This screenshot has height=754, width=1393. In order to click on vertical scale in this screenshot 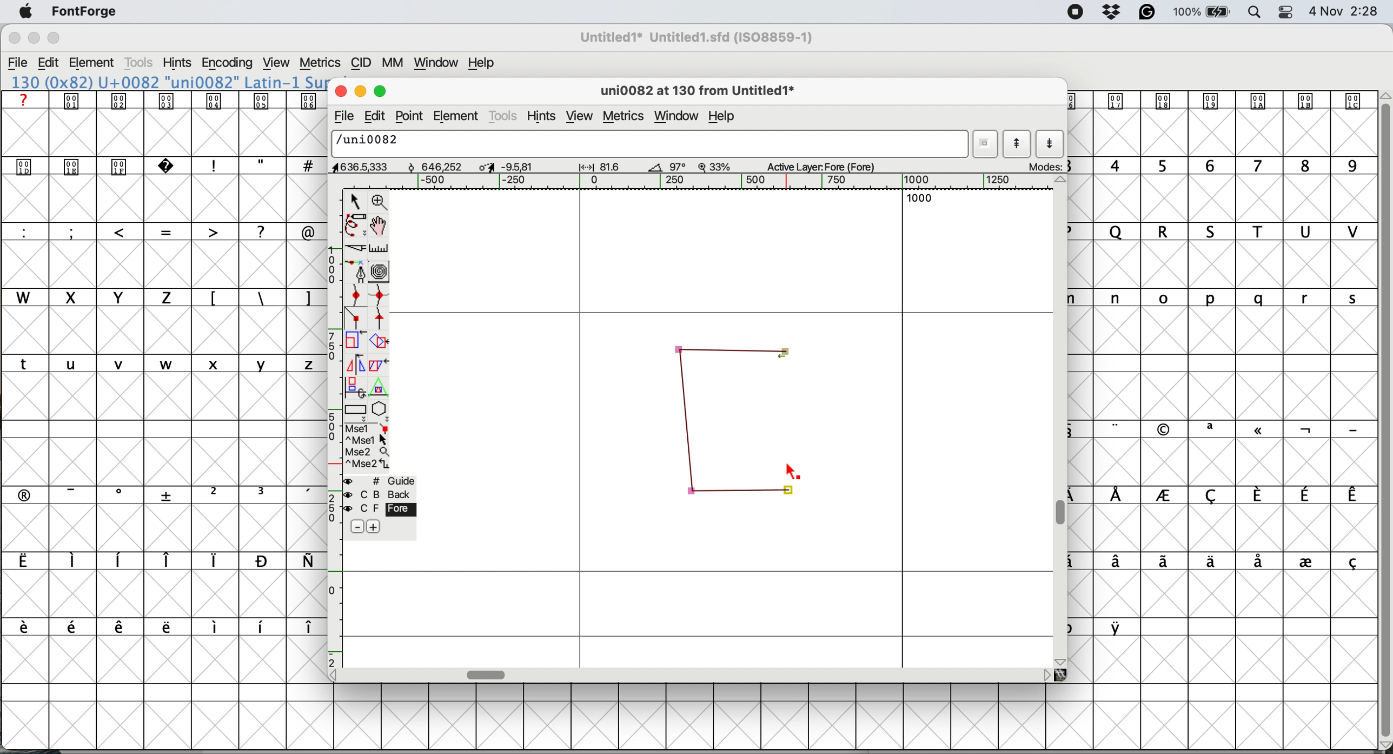, I will do `click(336, 427)`.